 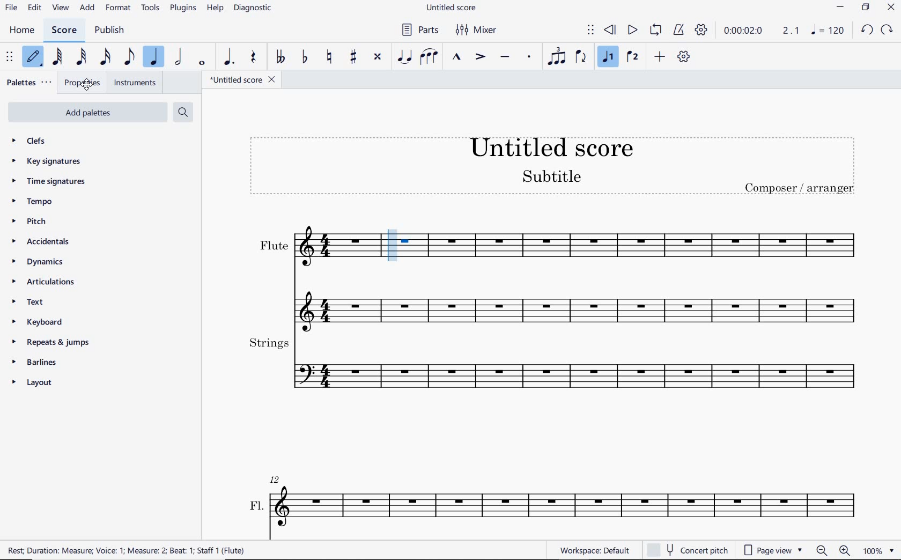 I want to click on PARTS, so click(x=422, y=30).